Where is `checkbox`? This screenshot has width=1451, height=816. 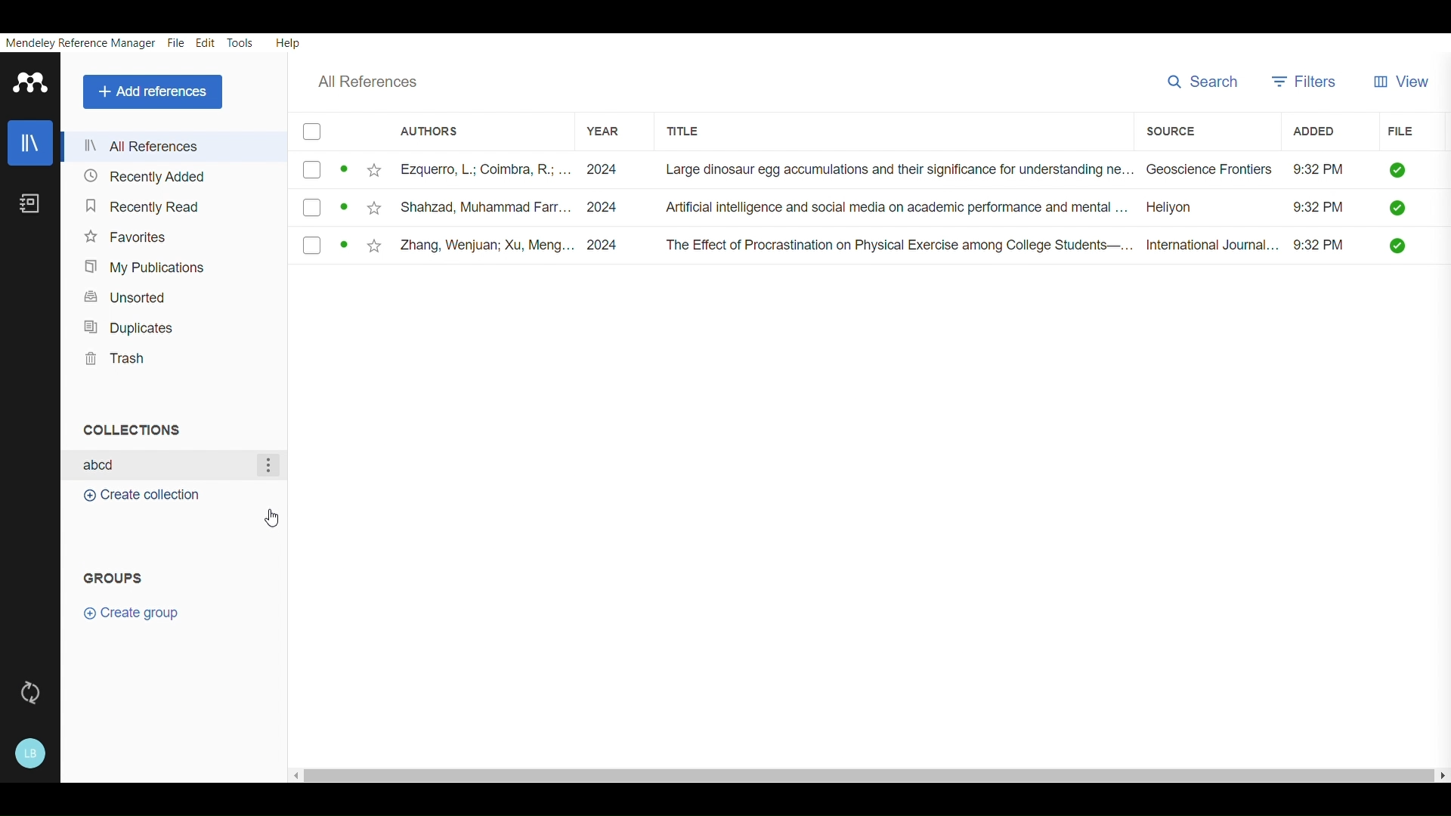
checkbox is located at coordinates (327, 246).